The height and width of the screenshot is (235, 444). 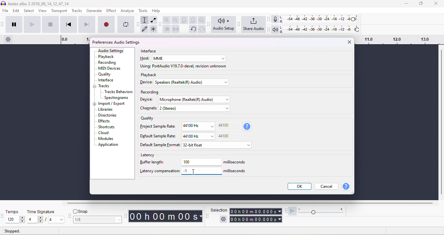 What do you see at coordinates (219, 210) in the screenshot?
I see `selection` at bounding box center [219, 210].